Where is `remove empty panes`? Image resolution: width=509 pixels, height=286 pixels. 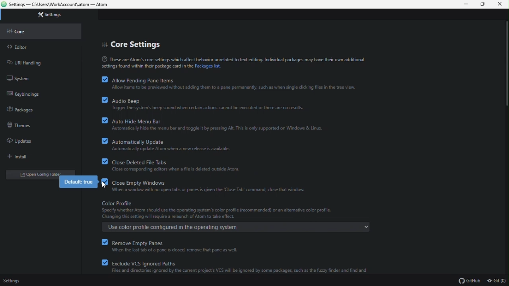 remove empty panes is located at coordinates (178, 246).